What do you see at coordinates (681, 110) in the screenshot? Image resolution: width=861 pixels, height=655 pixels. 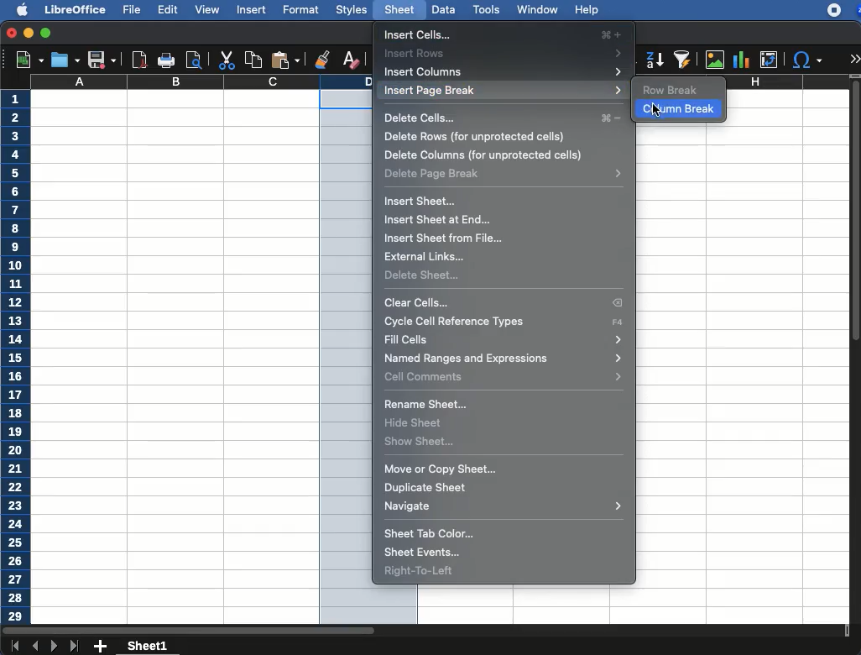 I see `column break` at bounding box center [681, 110].